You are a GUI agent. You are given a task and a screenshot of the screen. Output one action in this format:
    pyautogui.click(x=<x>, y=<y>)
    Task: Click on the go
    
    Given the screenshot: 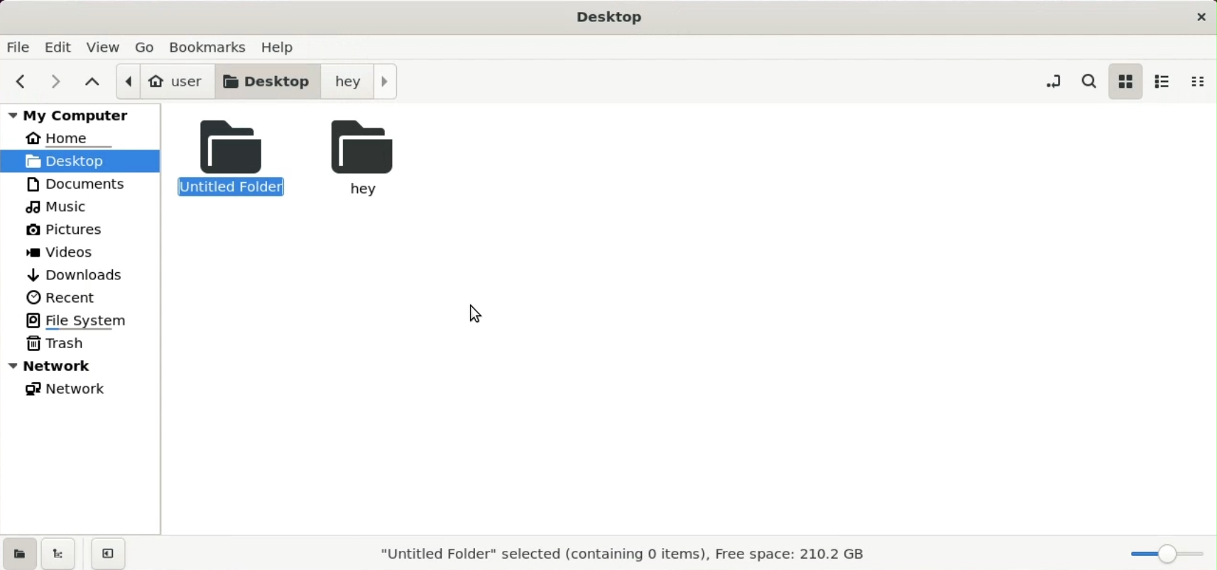 What is the action you would take?
    pyautogui.click(x=149, y=47)
    